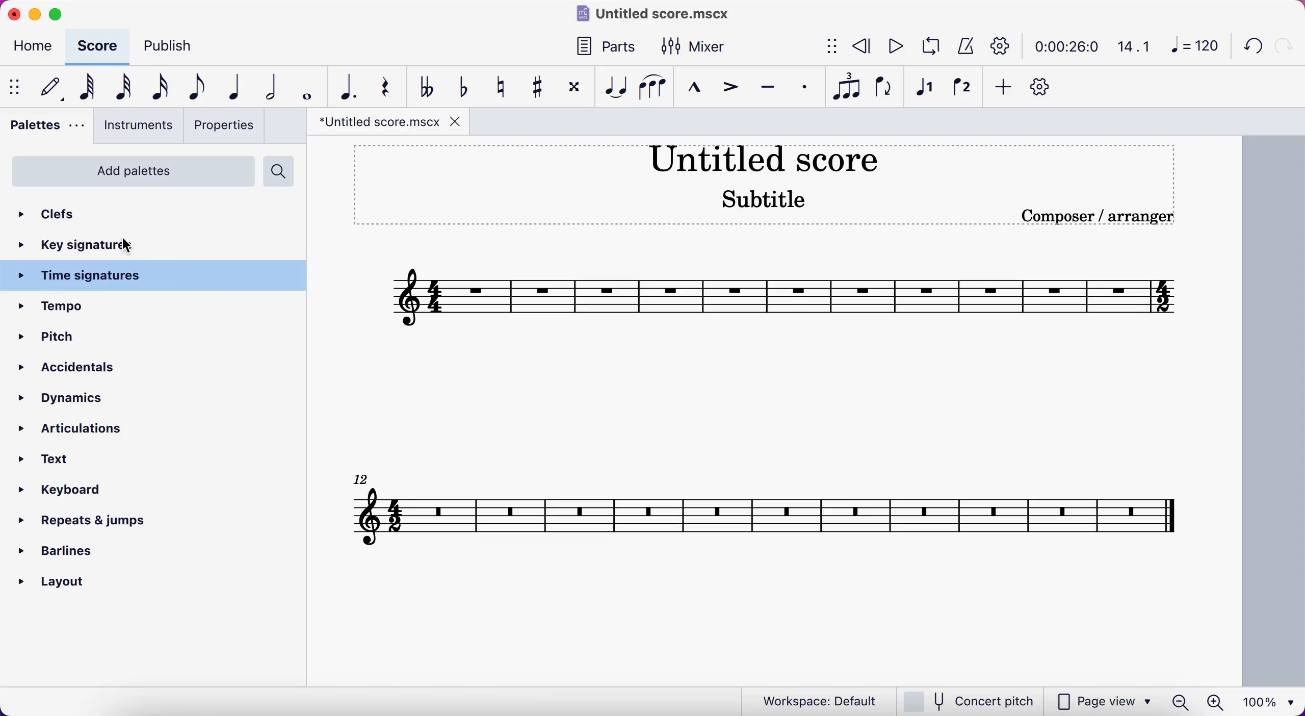 The image size is (1305, 716). Describe the element at coordinates (882, 90) in the screenshot. I see `flip direction` at that location.